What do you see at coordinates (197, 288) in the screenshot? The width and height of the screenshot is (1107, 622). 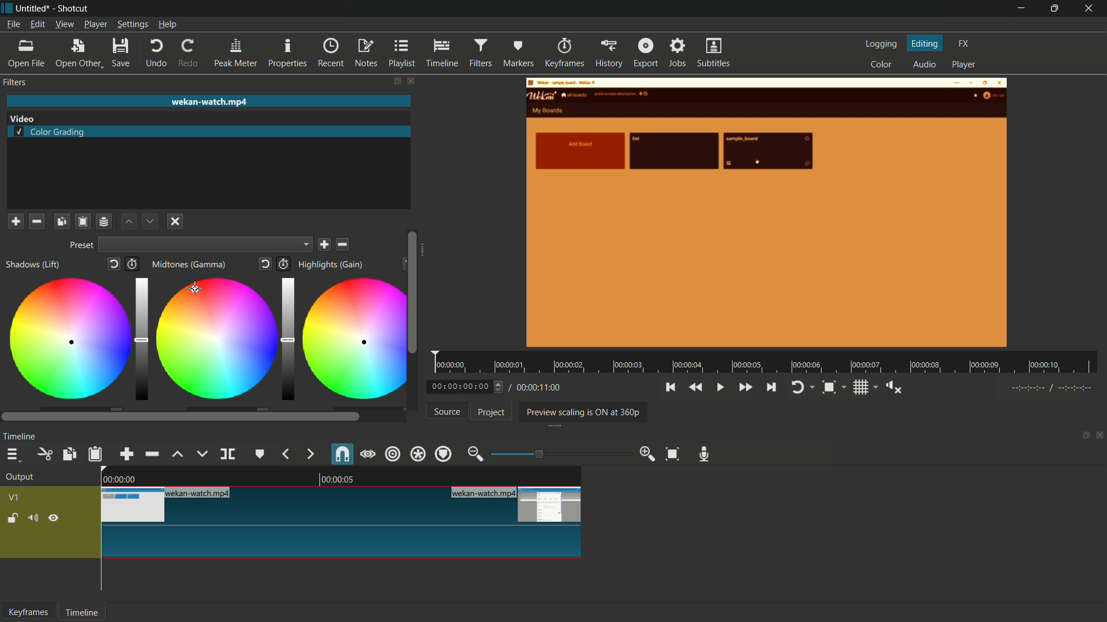 I see `cursor` at bounding box center [197, 288].